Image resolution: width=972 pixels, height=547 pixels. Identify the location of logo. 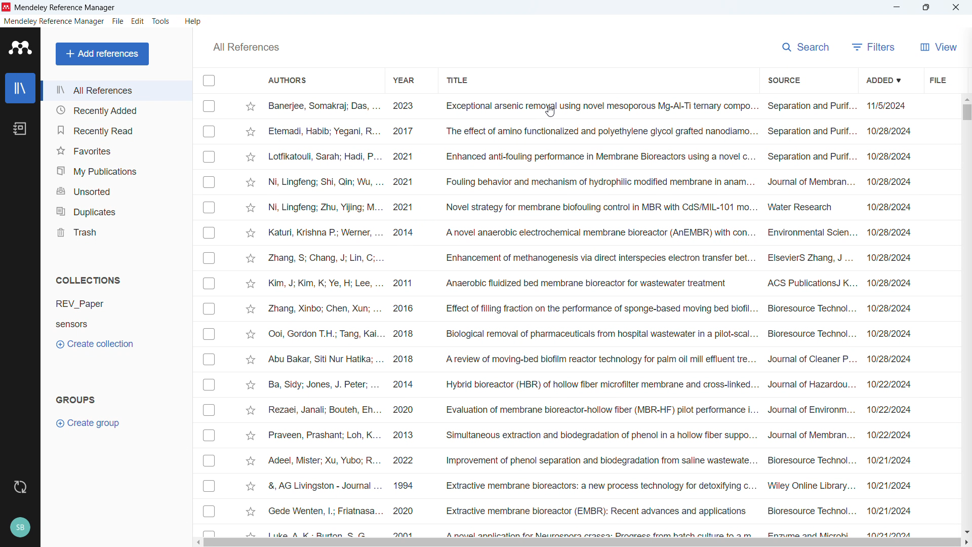
(20, 48).